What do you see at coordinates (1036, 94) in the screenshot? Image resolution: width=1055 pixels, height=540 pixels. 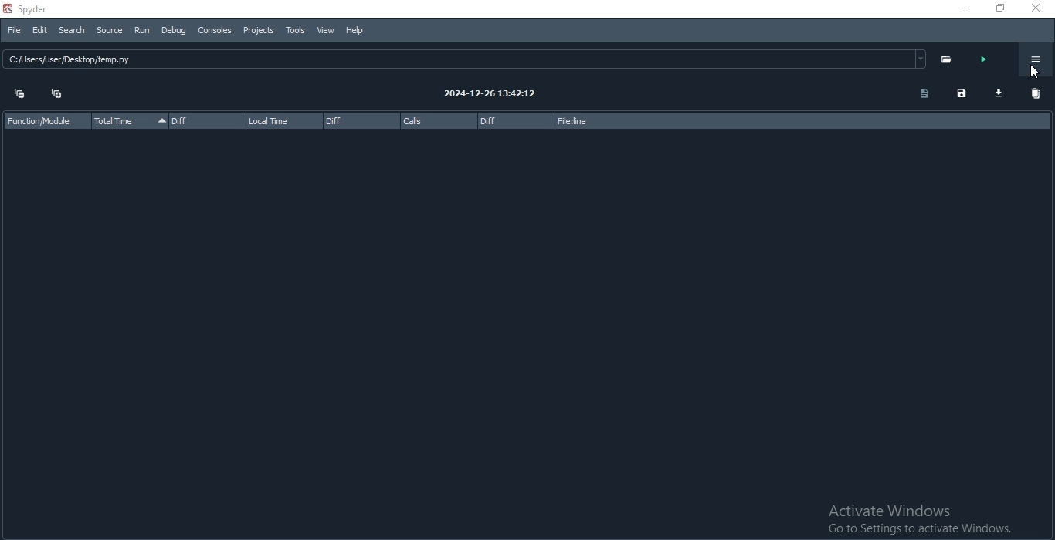 I see `delete all` at bounding box center [1036, 94].